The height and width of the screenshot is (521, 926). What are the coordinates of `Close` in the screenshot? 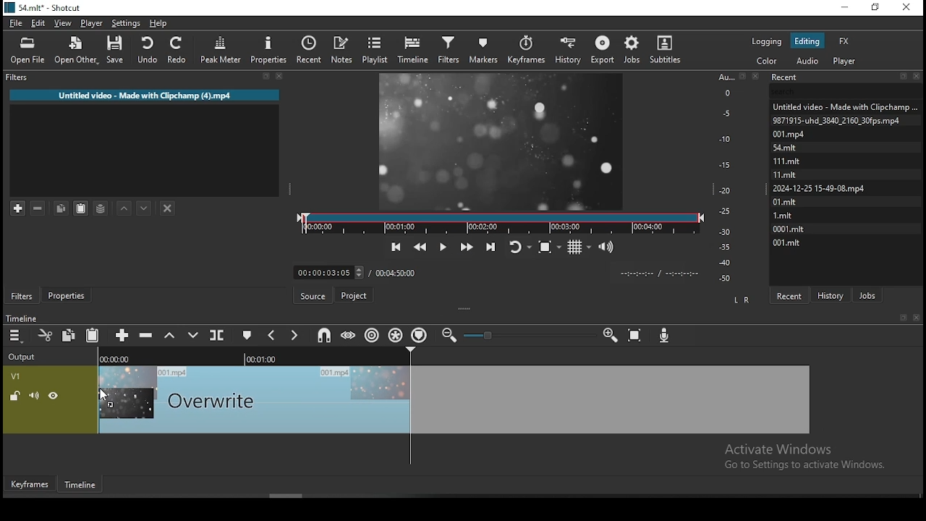 It's located at (758, 75).